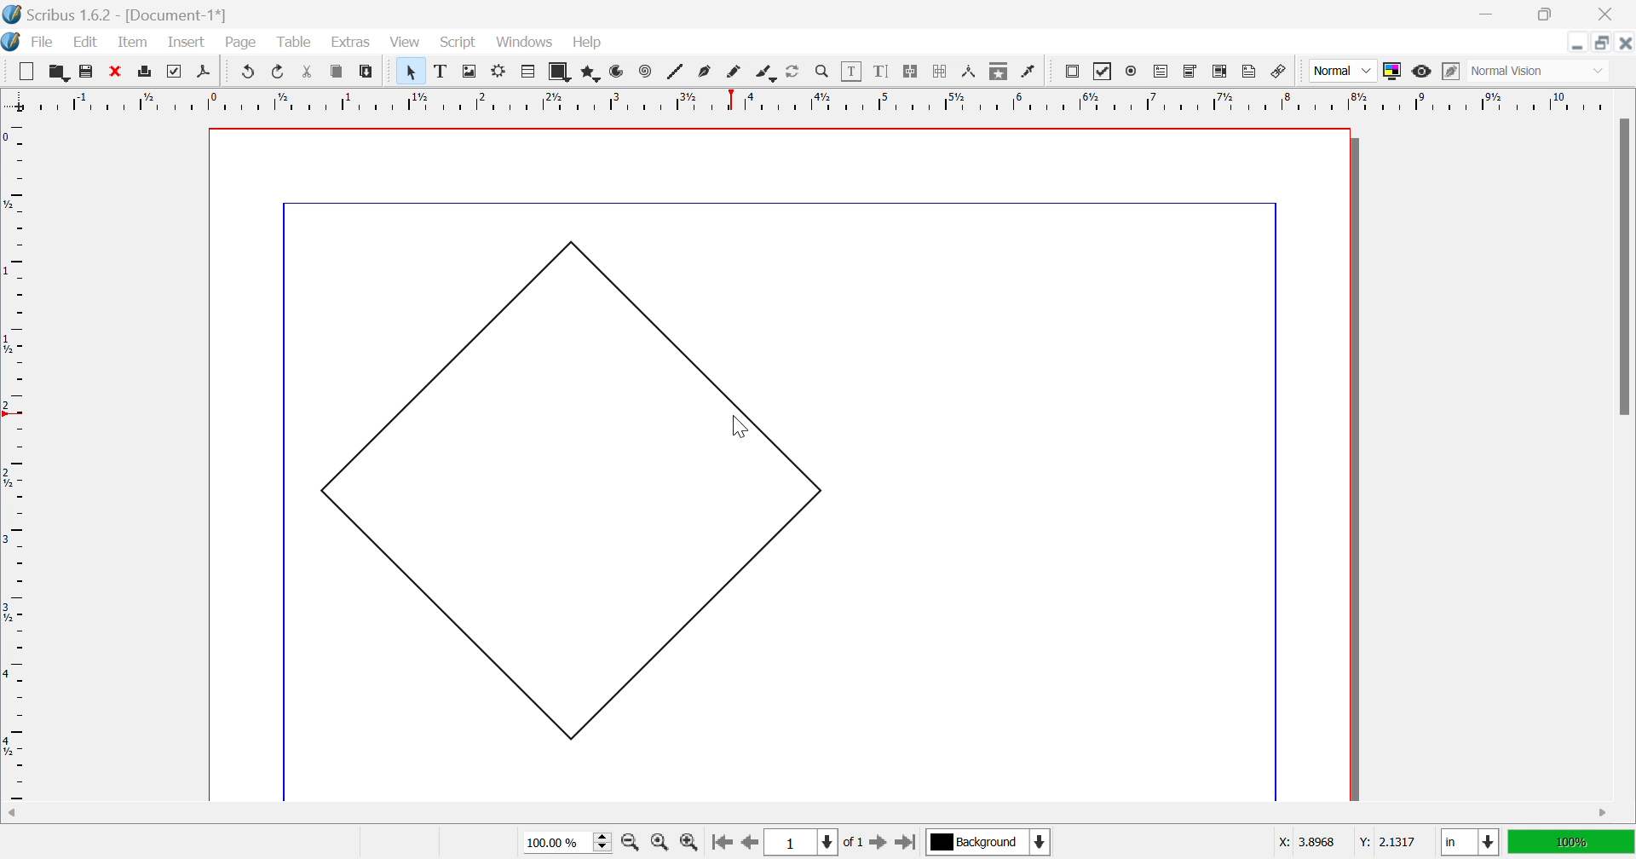 This screenshot has width=1636, height=859. I want to click on 100%, so click(1569, 840).